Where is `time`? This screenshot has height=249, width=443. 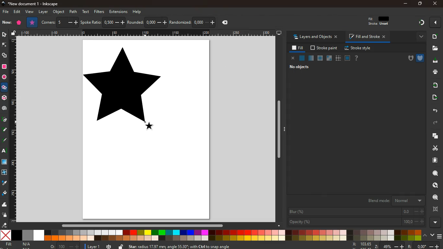
time is located at coordinates (109, 246).